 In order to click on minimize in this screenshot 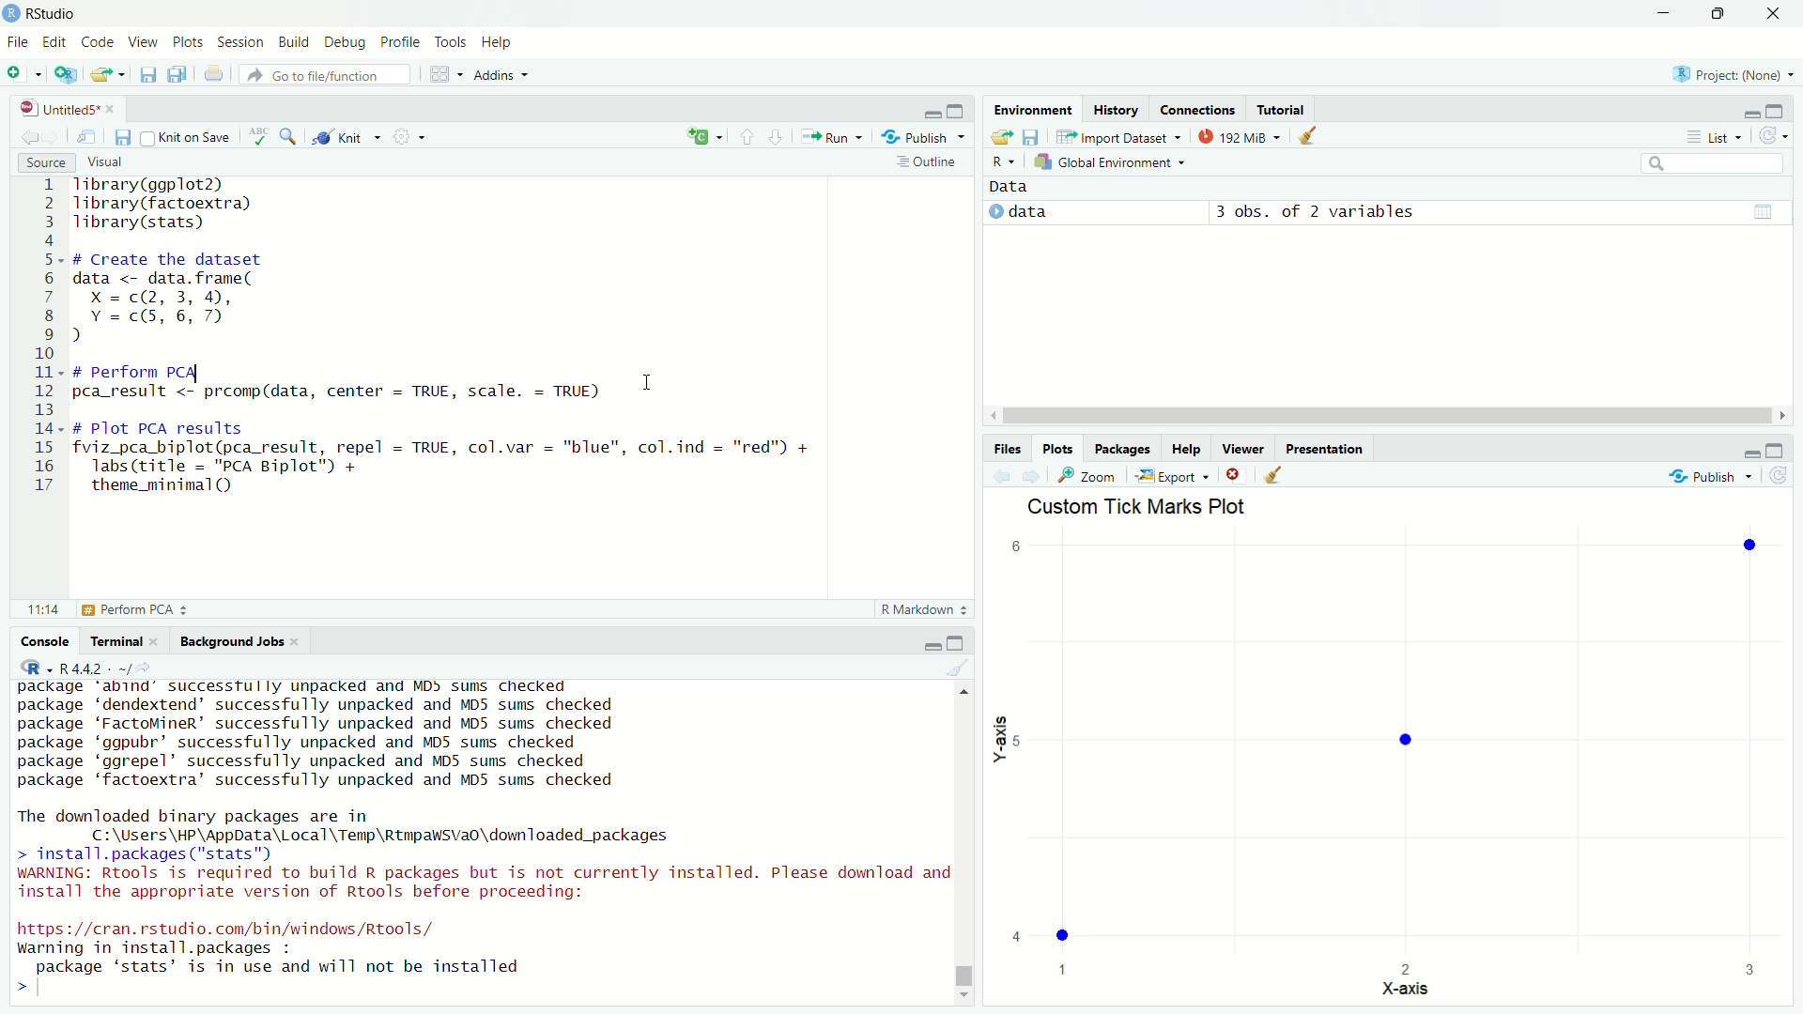, I will do `click(933, 112)`.